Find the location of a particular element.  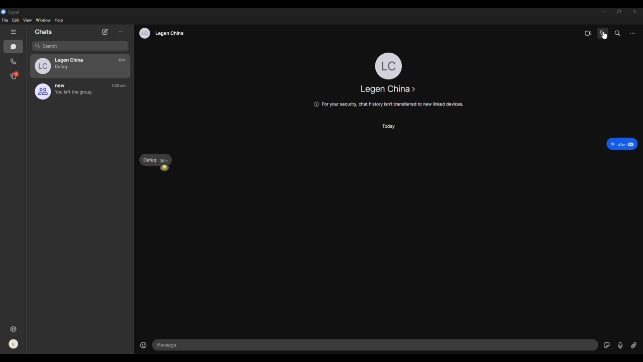

more is located at coordinates (122, 32).